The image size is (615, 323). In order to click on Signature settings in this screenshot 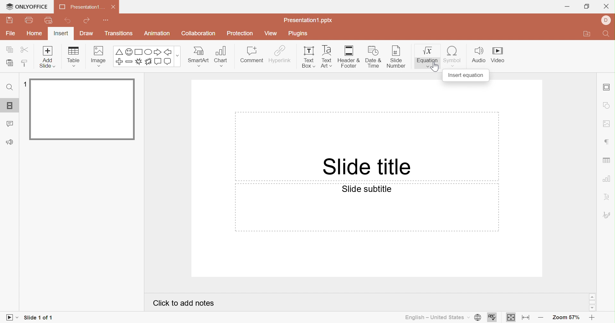, I will do `click(606, 215)`.